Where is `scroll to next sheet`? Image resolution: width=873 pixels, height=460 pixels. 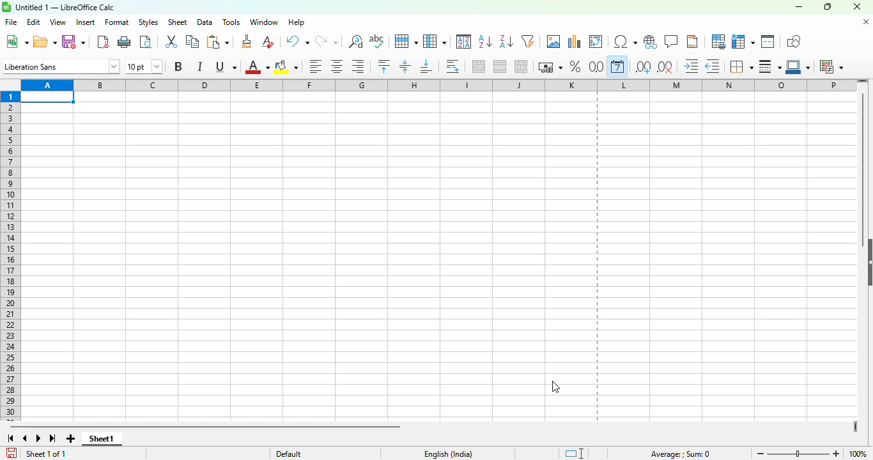
scroll to next sheet is located at coordinates (38, 438).